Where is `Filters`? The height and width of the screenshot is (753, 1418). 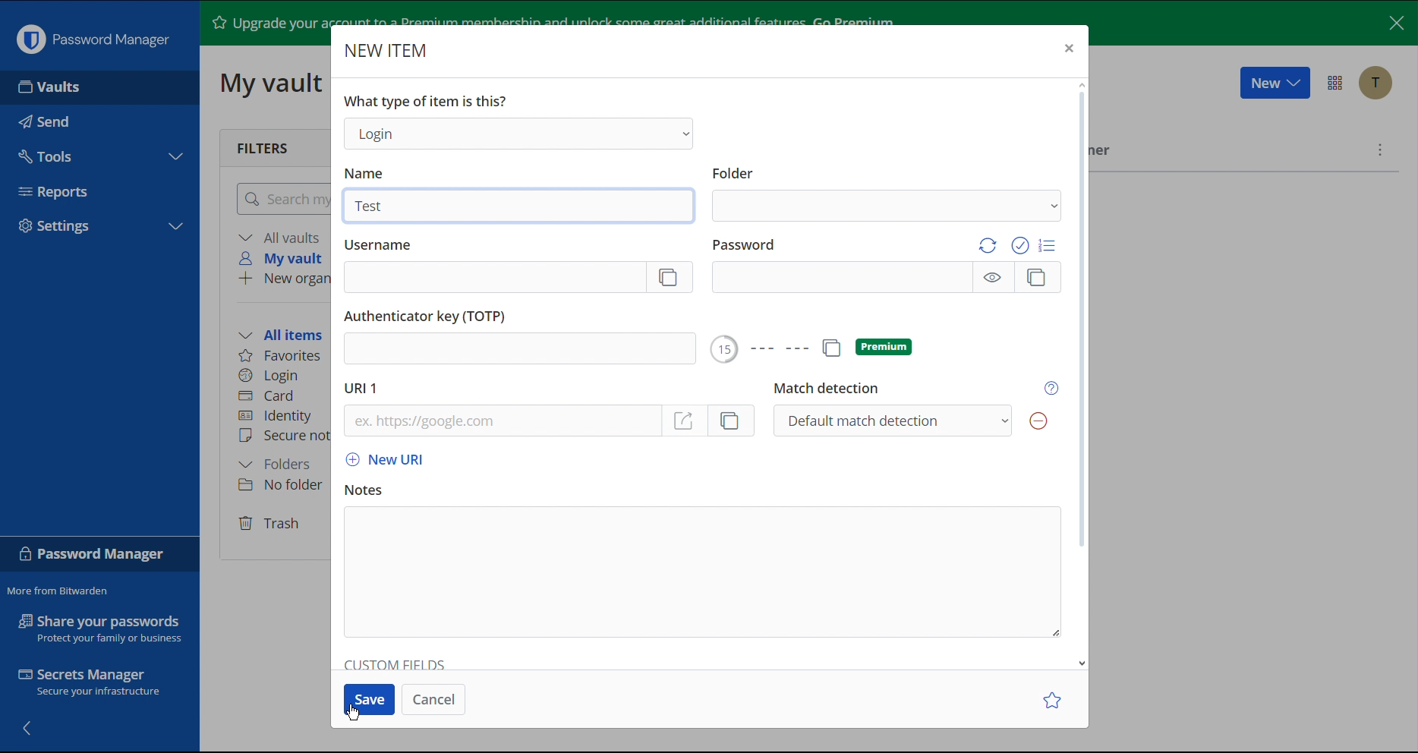 Filters is located at coordinates (266, 147).